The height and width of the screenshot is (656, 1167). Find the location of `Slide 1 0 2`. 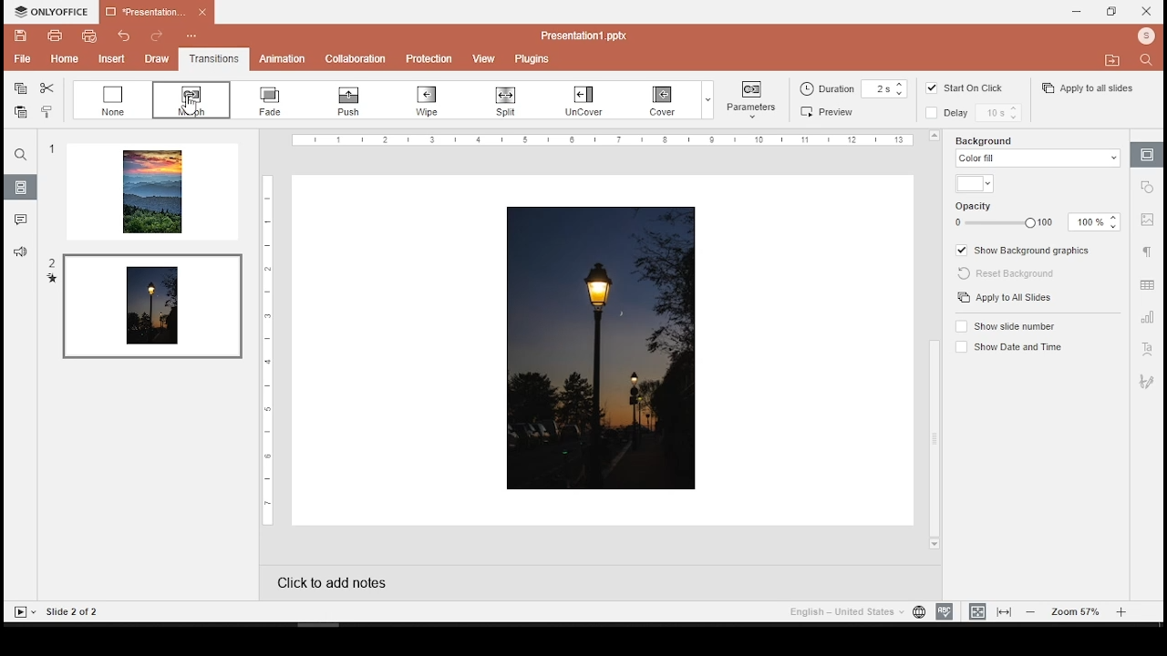

Slide 1 0 2 is located at coordinates (83, 610).